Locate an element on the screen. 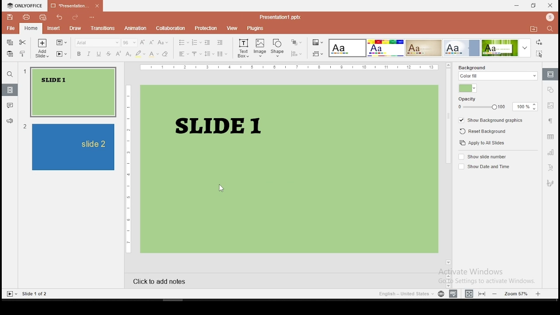  color fill is located at coordinates (498, 76).